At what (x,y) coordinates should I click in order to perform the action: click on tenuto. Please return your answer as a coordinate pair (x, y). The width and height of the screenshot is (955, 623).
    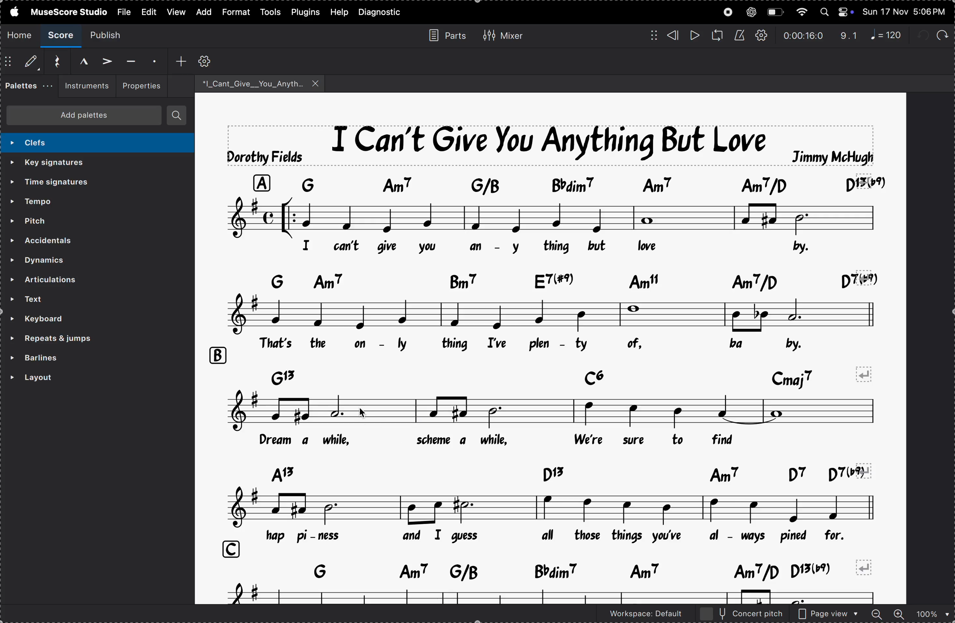
    Looking at the image, I should click on (130, 61).